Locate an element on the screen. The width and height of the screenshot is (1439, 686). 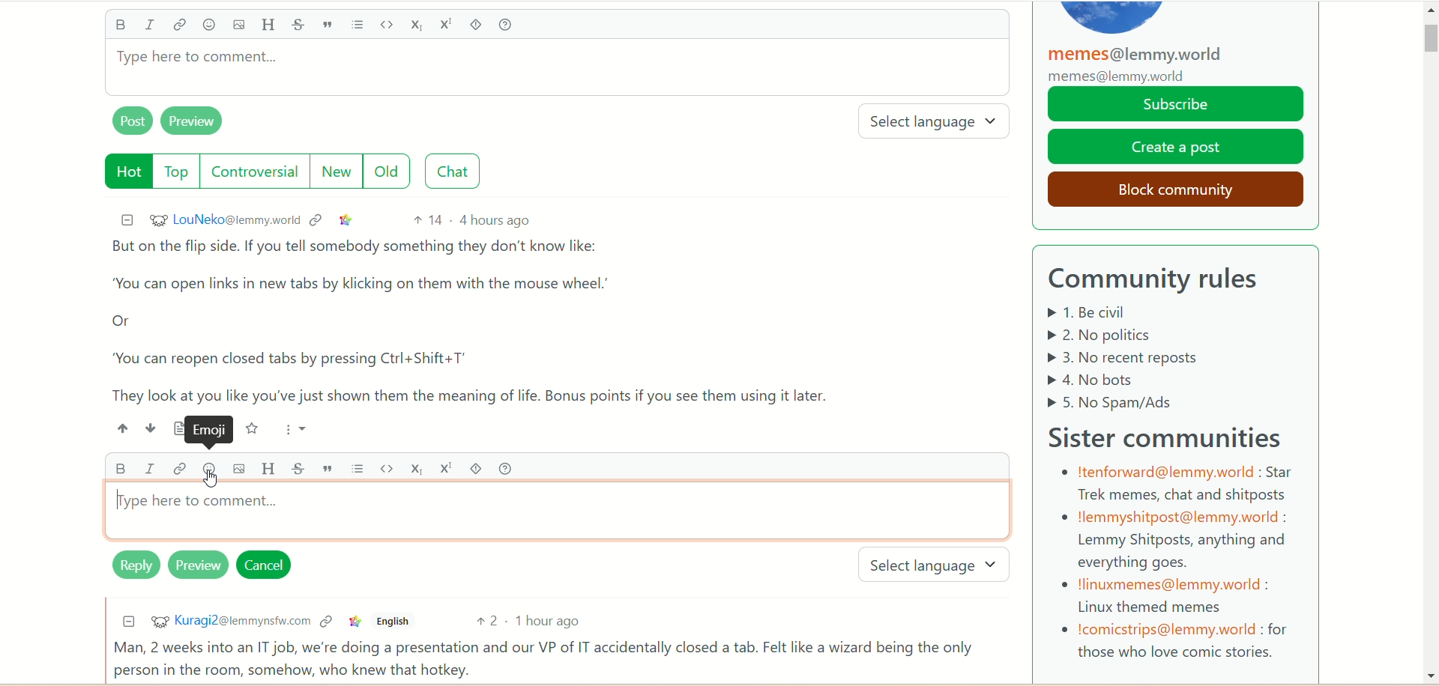
select language is located at coordinates (938, 565).